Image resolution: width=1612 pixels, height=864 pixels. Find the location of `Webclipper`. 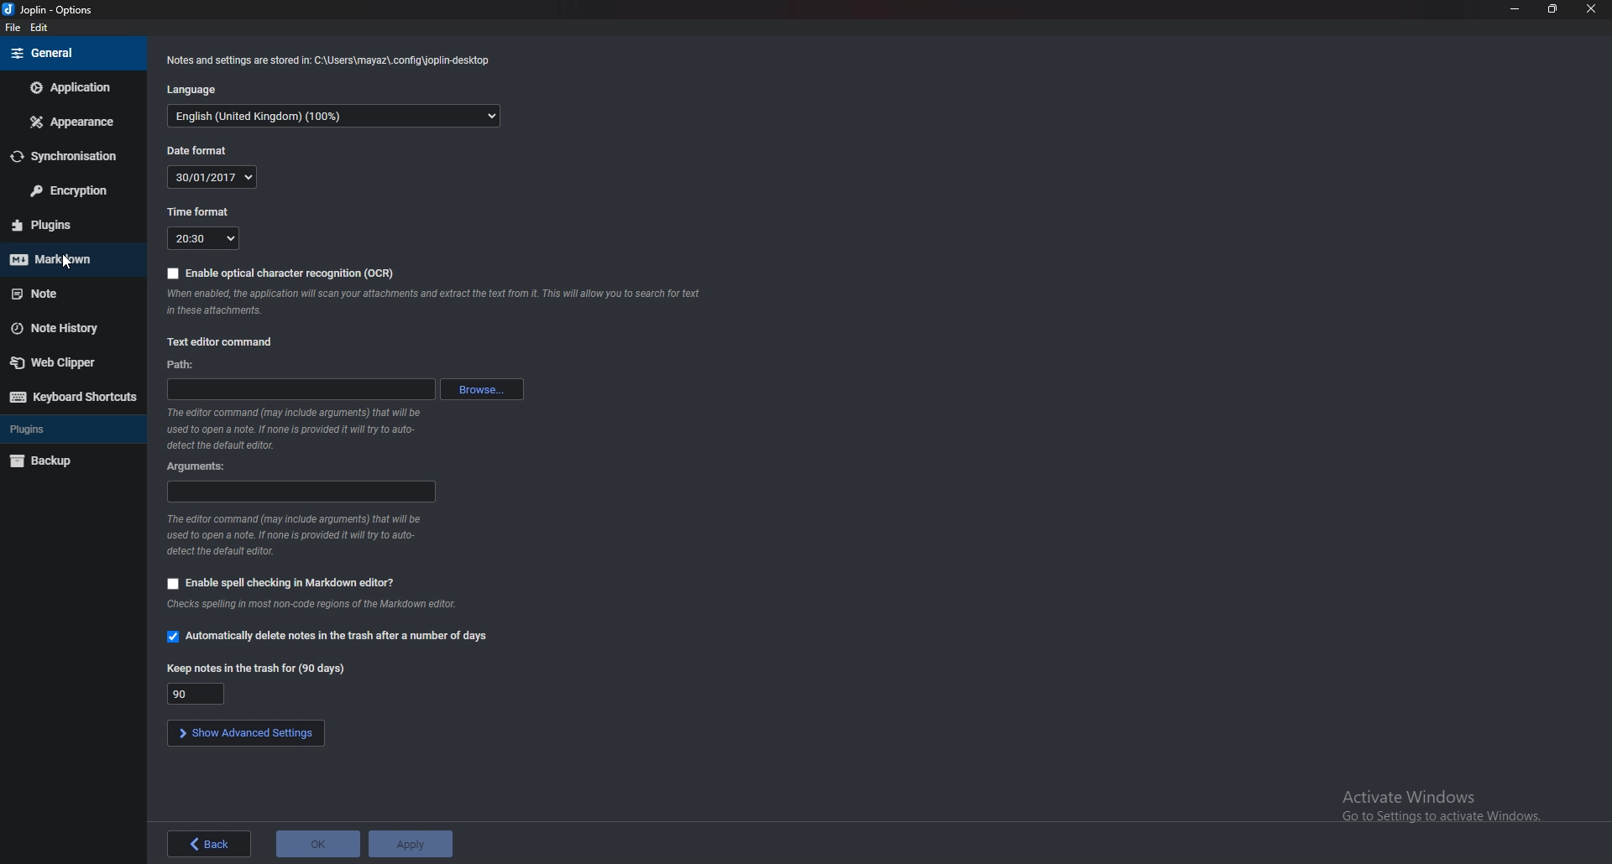

Webclipper is located at coordinates (71, 364).